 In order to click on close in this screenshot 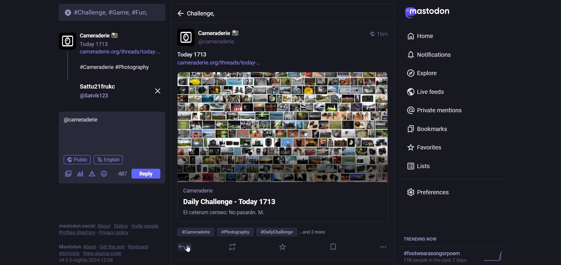, I will do `click(159, 90)`.